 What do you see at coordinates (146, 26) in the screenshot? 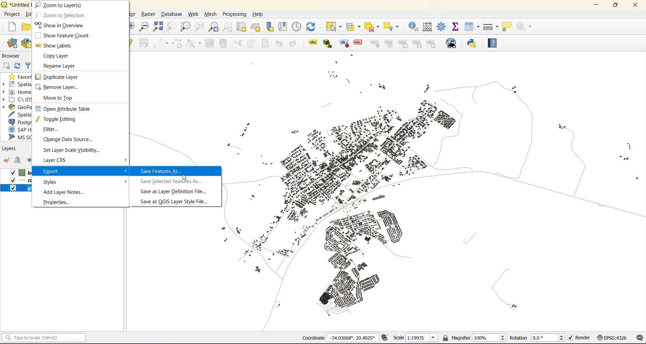
I see `zoom out` at bounding box center [146, 26].